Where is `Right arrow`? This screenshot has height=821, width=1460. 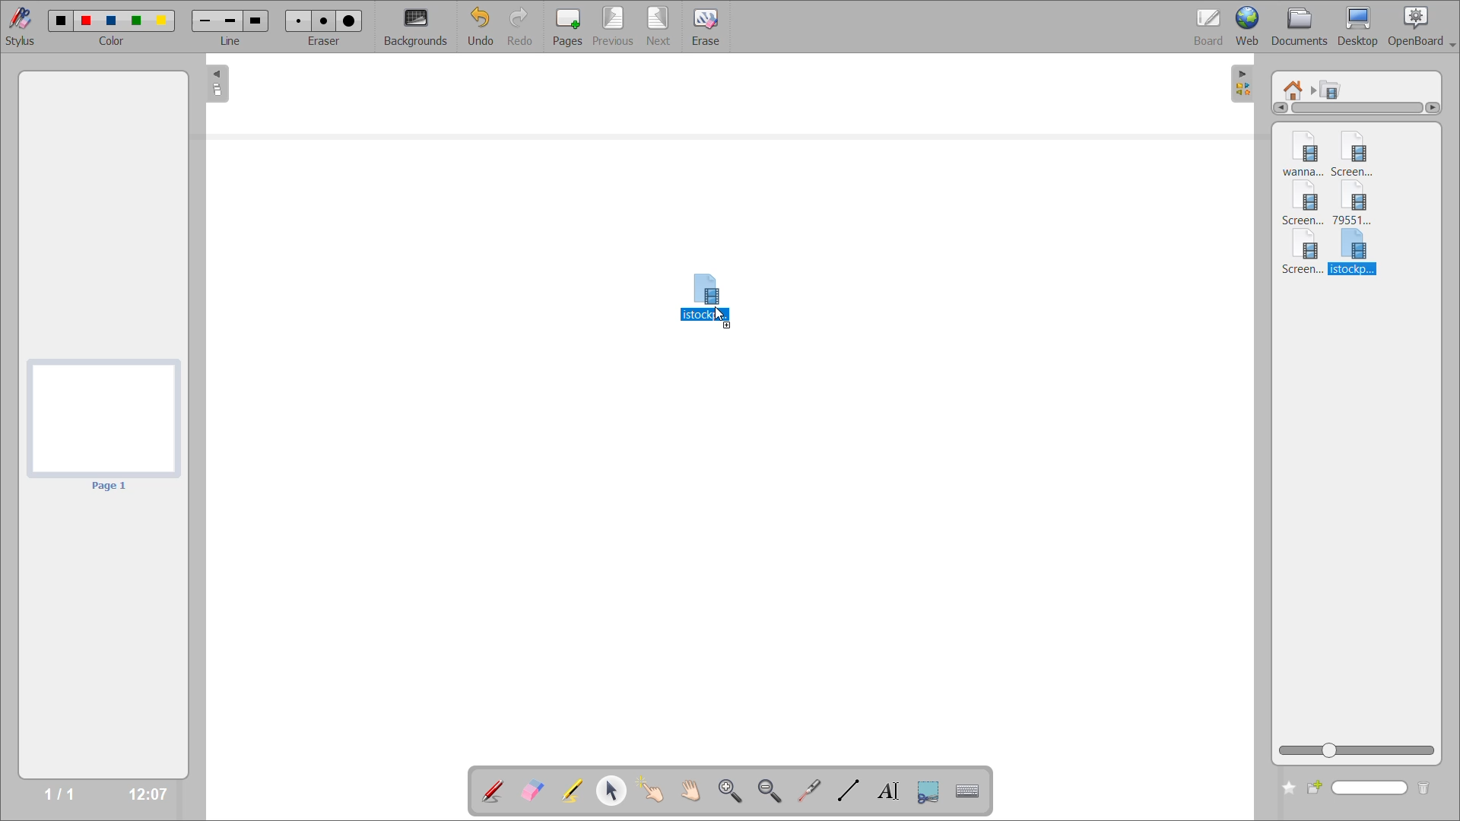
Right arrow is located at coordinates (1436, 110).